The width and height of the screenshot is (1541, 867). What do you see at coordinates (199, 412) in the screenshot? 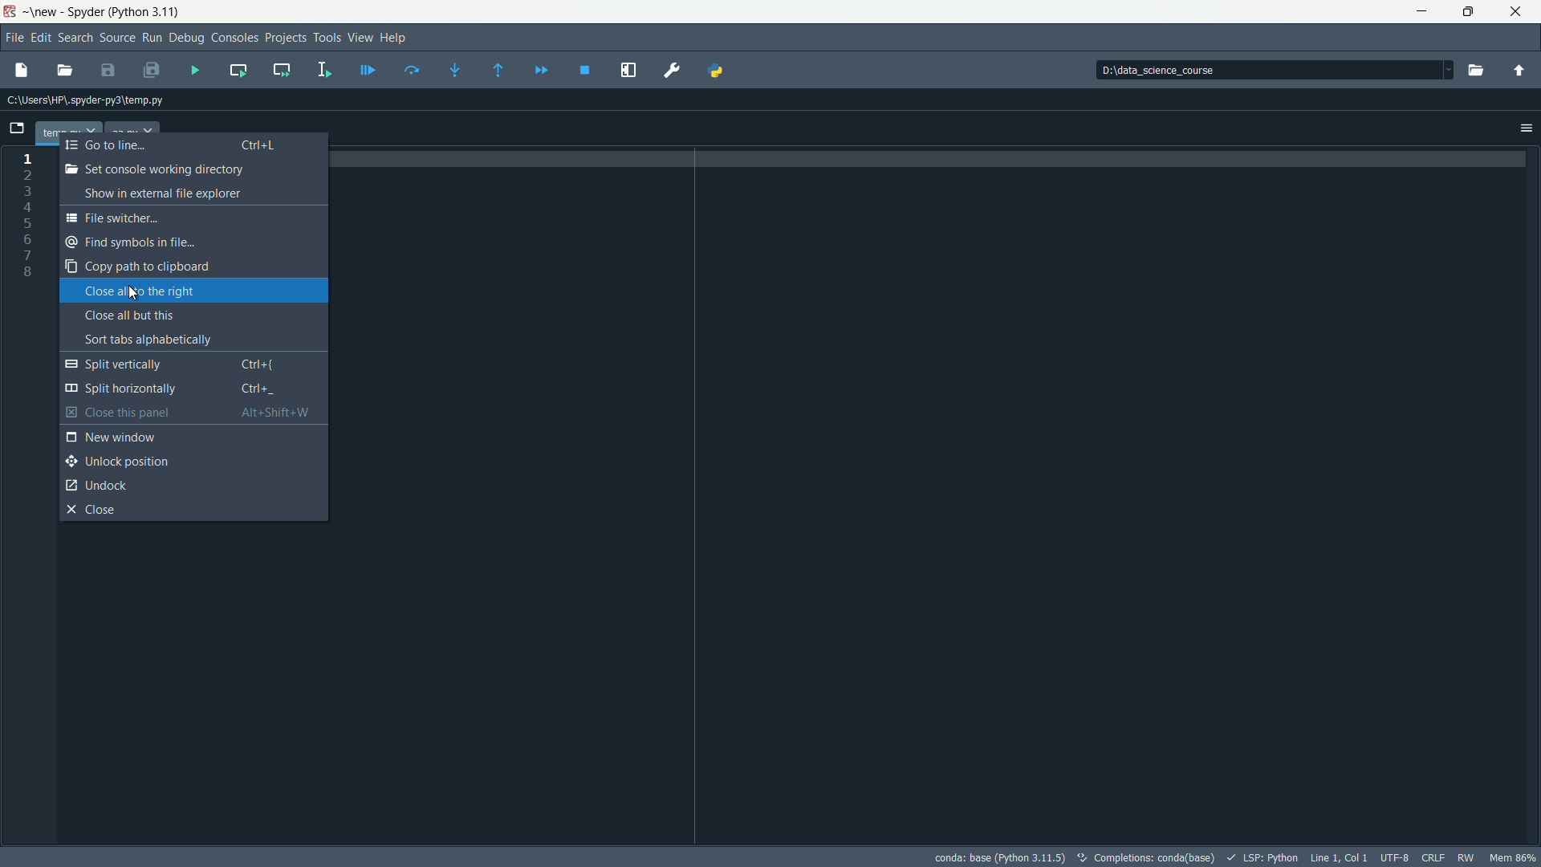
I see `close this panel` at bounding box center [199, 412].